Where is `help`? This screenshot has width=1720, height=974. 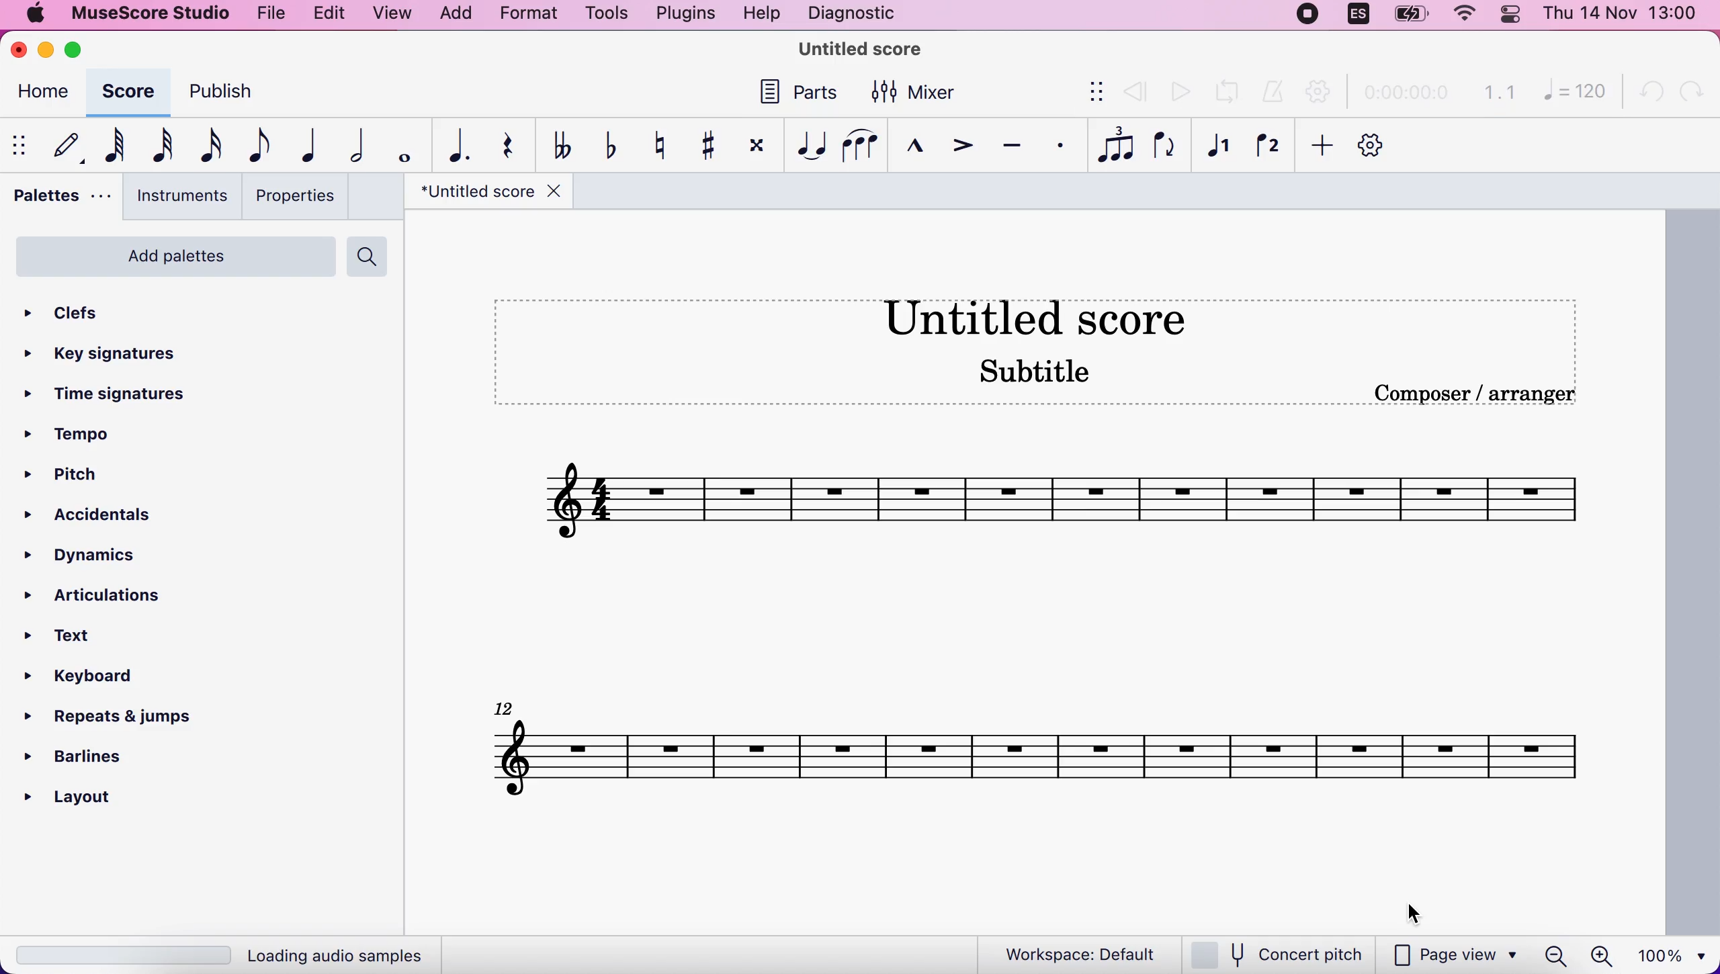
help is located at coordinates (763, 15).